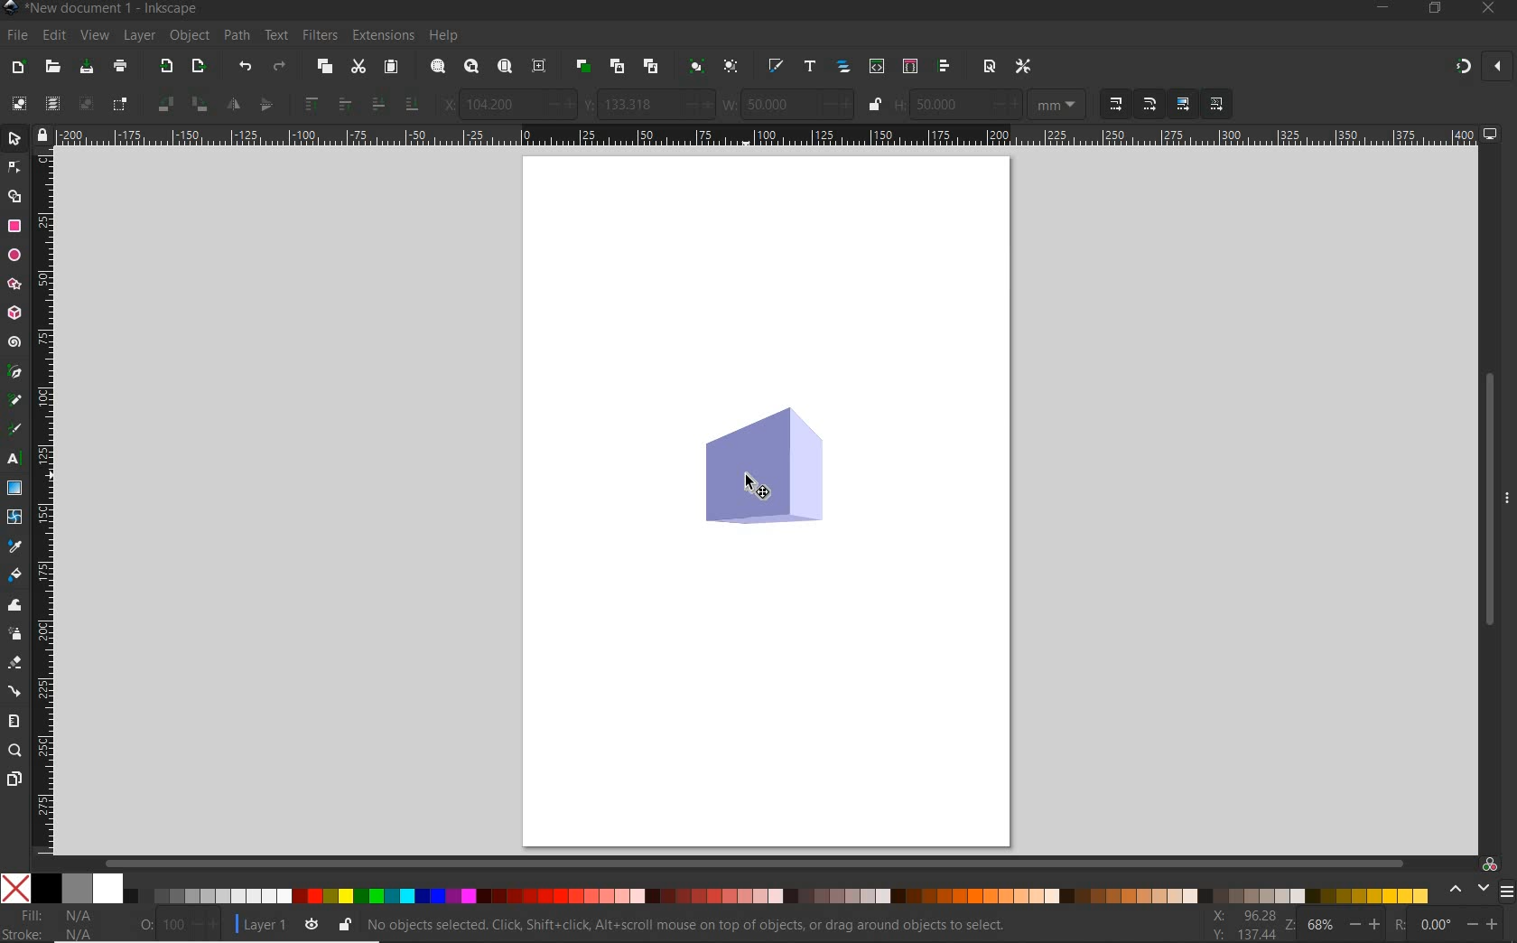  What do you see at coordinates (765, 467) in the screenshot?
I see `shape` at bounding box center [765, 467].